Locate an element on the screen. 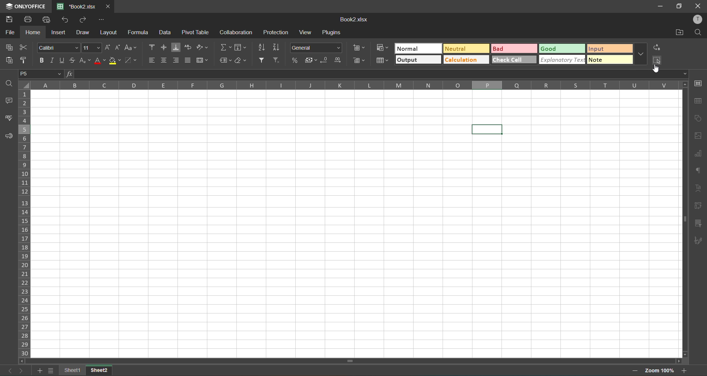 The image size is (707, 376). sort ascending is located at coordinates (264, 48).